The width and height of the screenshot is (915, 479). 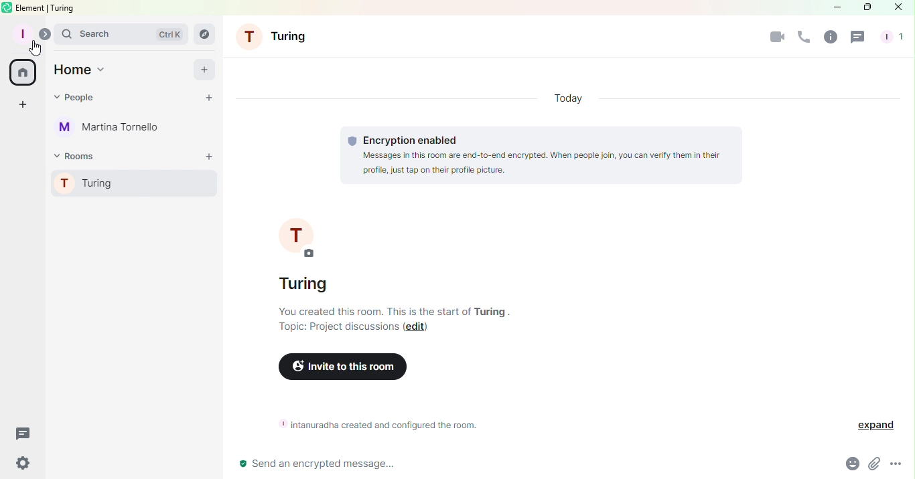 What do you see at coordinates (305, 283) in the screenshot?
I see `turing` at bounding box center [305, 283].